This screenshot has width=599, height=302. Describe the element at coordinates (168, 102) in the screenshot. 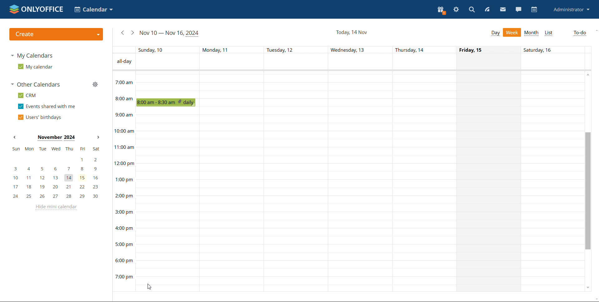

I see `scheduled  event` at that location.